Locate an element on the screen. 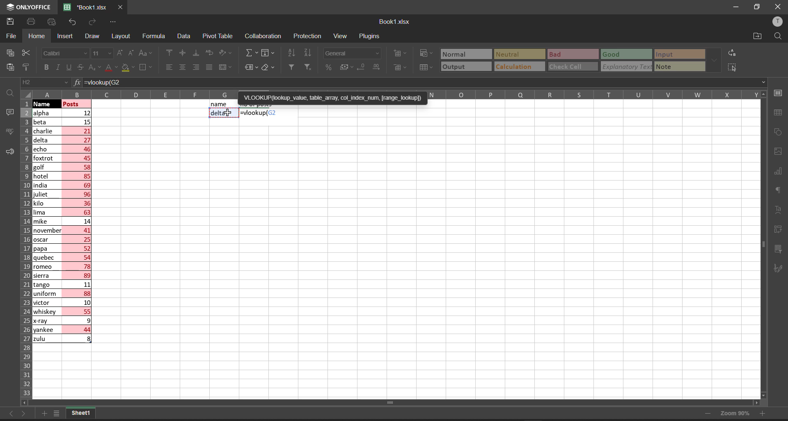 This screenshot has width=788, height=421. Good is located at coordinates (612, 54).